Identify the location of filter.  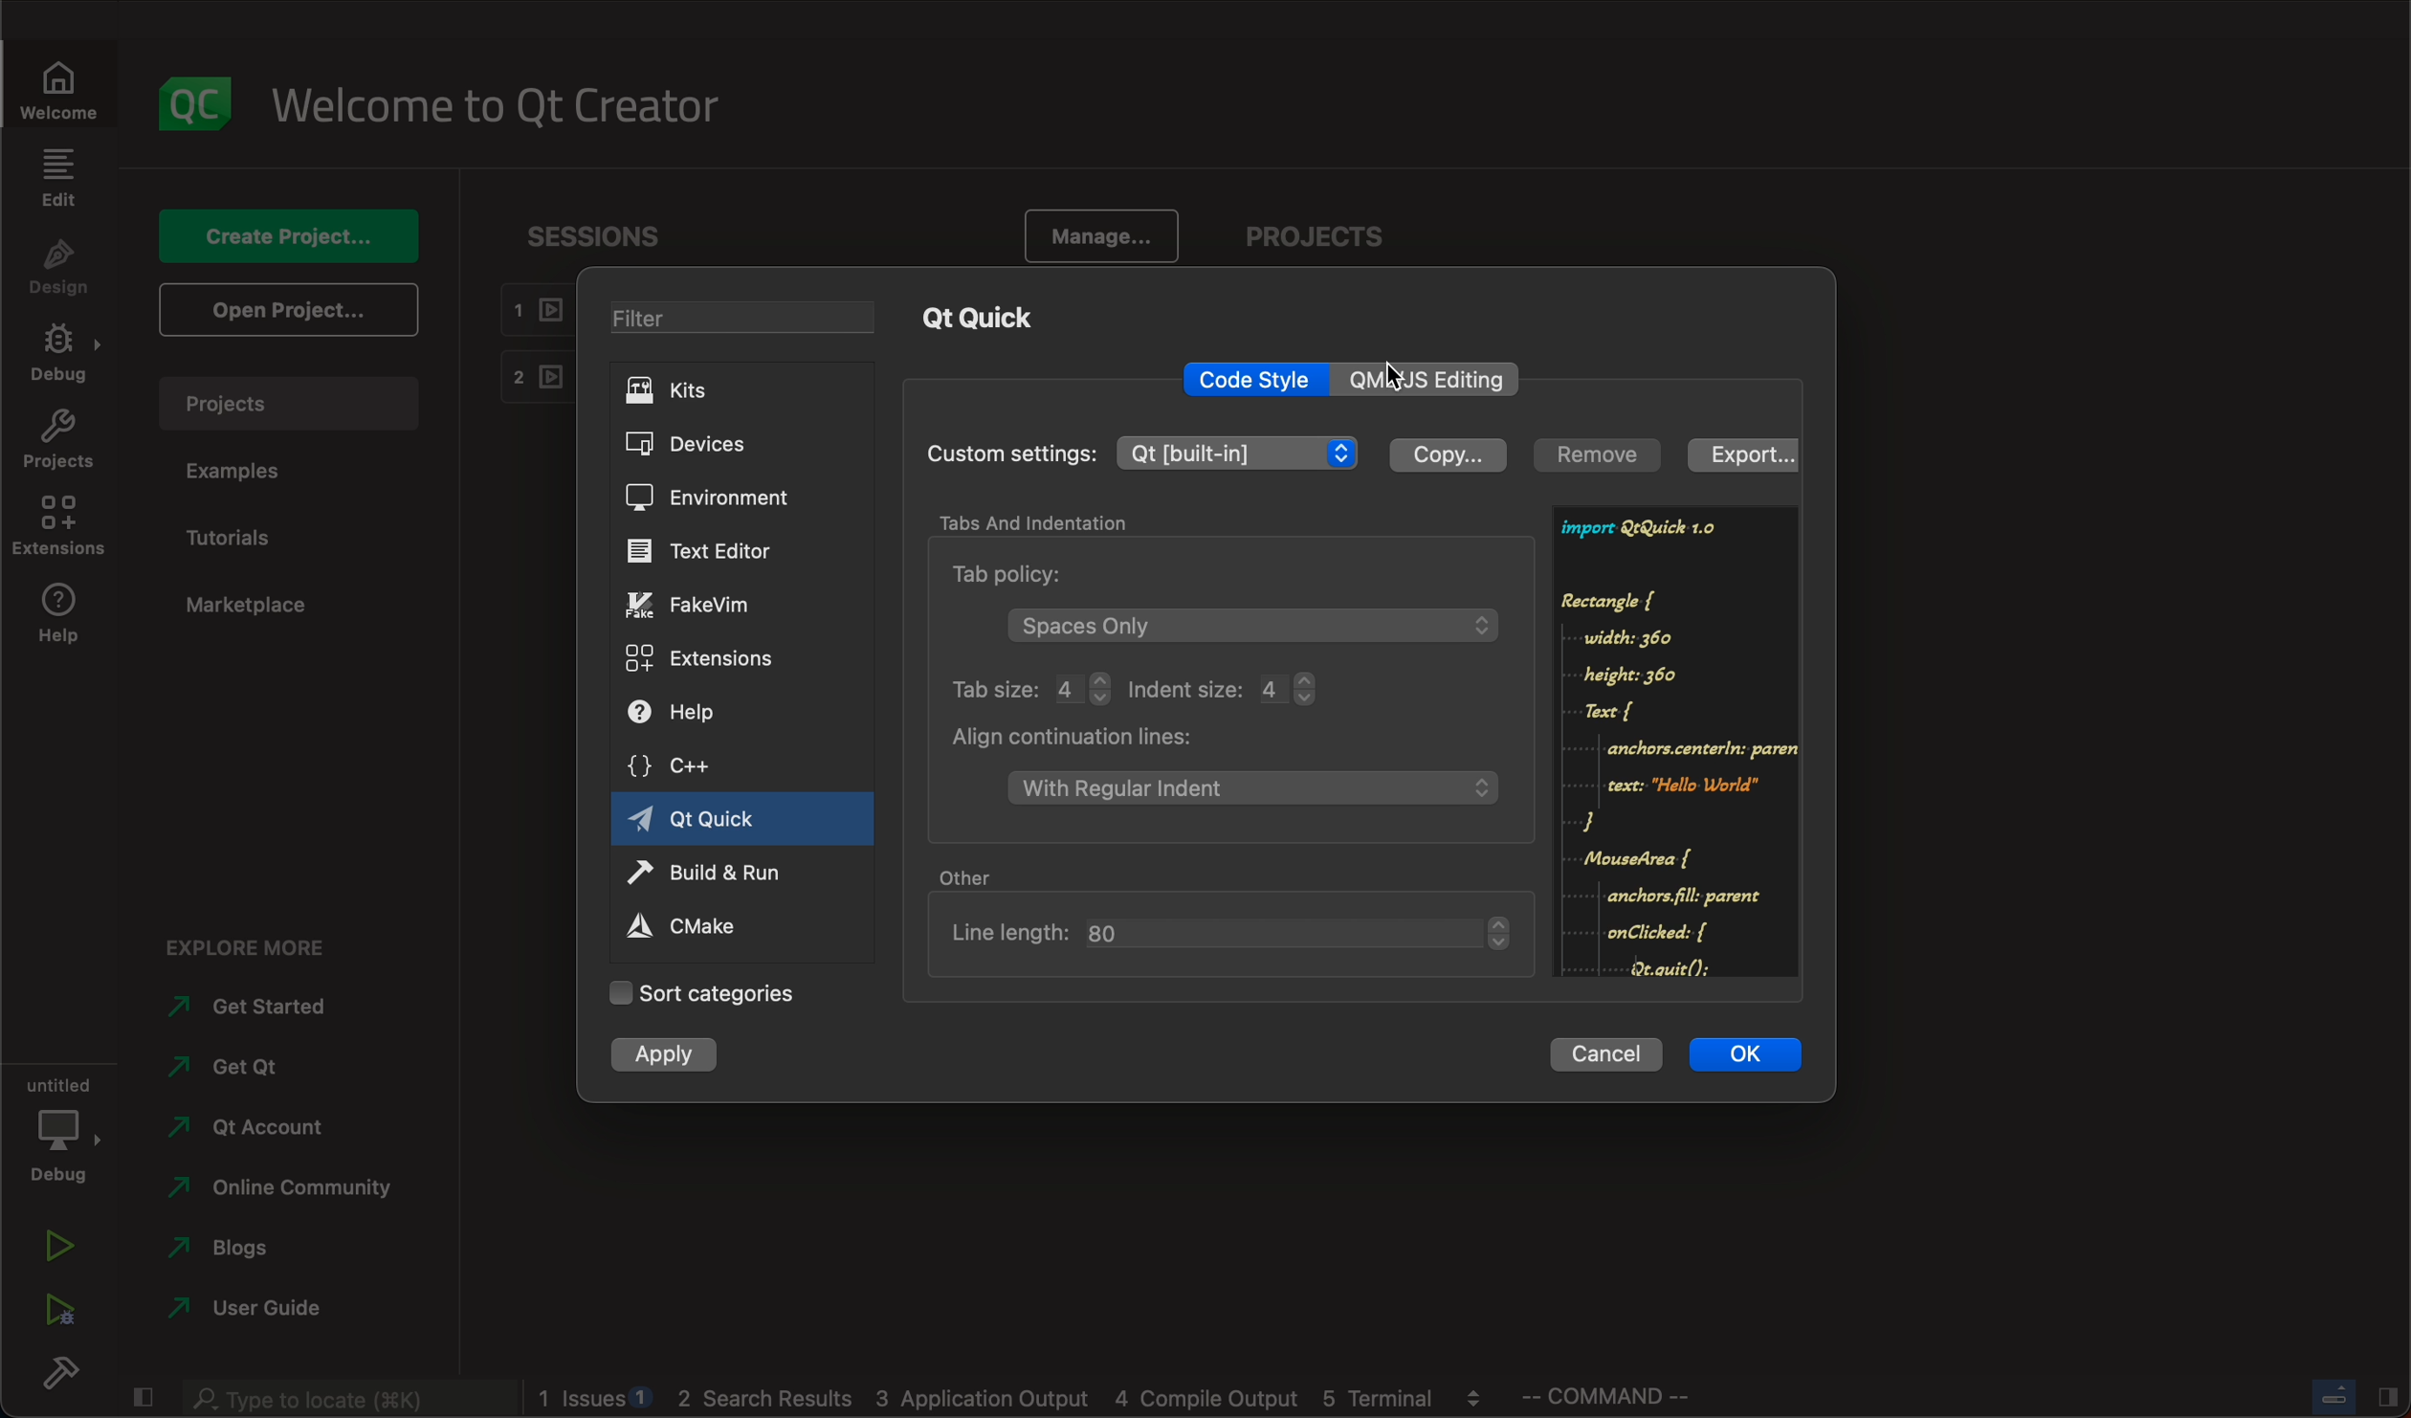
(749, 319).